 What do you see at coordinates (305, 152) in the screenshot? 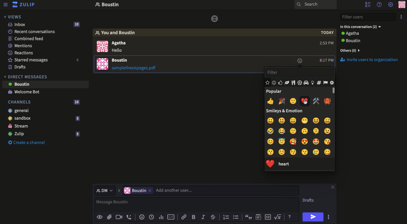
I see `kiss smiling eyes` at bounding box center [305, 152].